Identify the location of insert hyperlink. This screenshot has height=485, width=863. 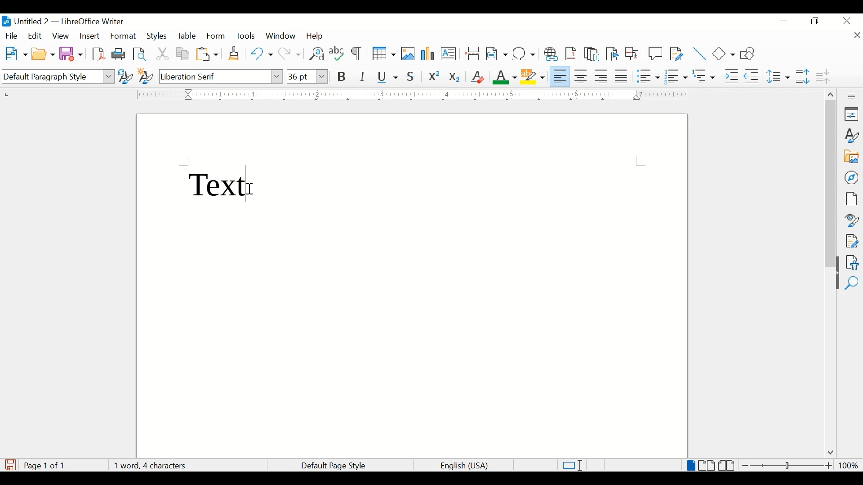
(551, 54).